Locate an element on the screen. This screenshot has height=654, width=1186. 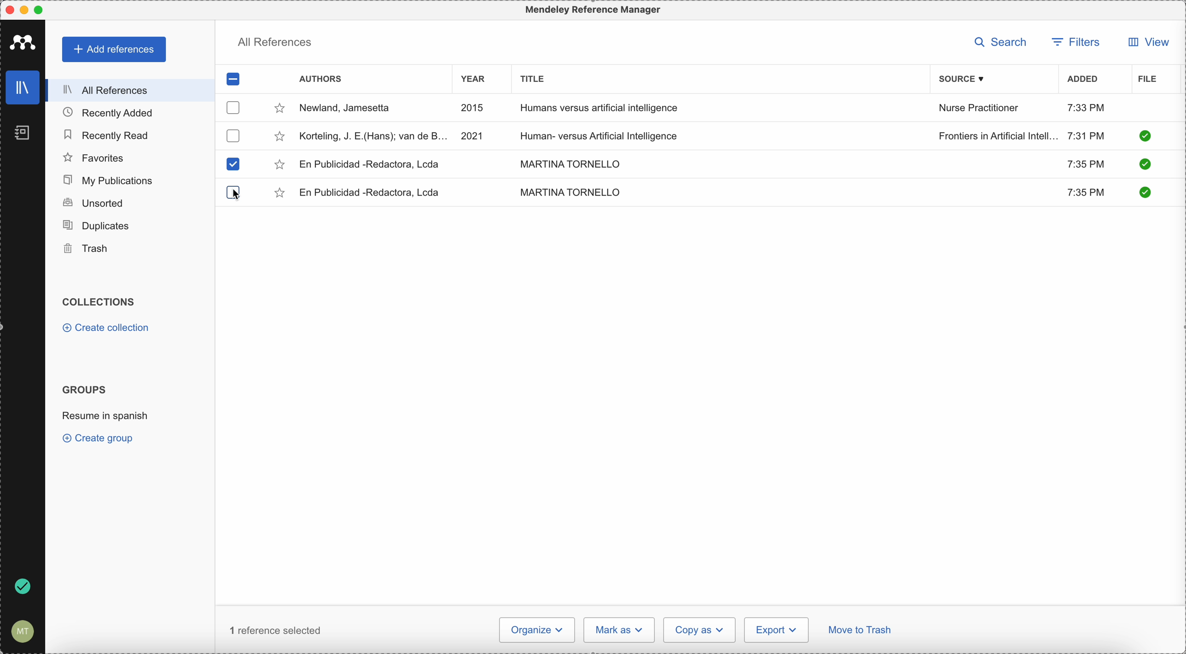
favorites is located at coordinates (94, 158).